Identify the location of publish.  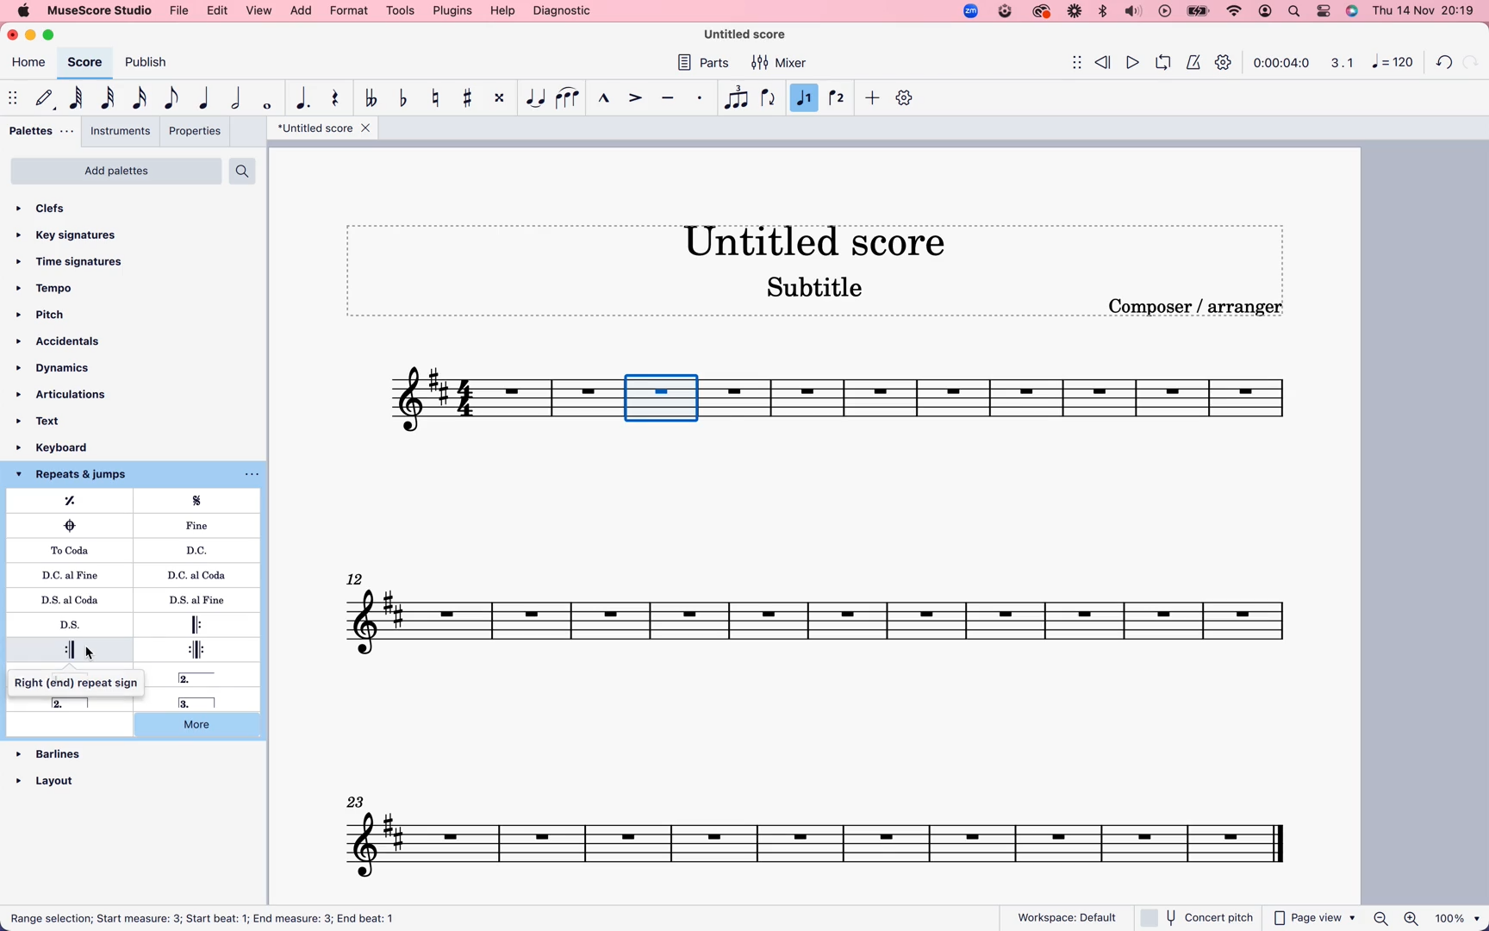
(151, 64).